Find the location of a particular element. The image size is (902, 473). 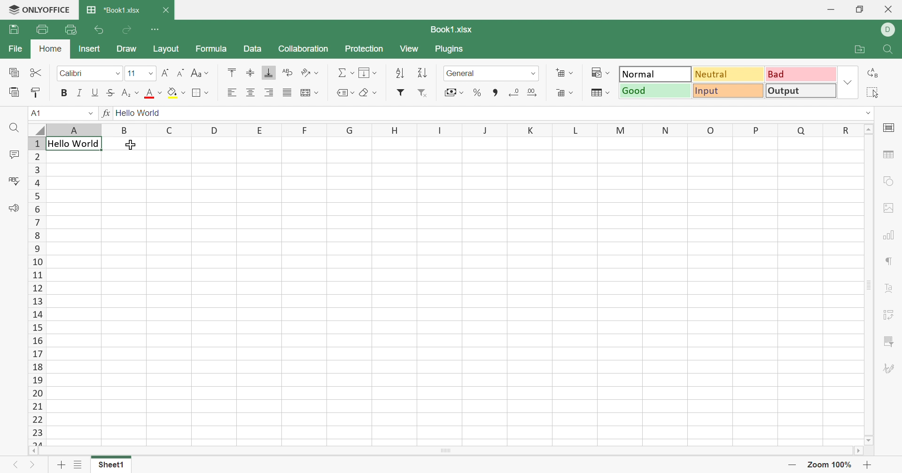

Table settings is located at coordinates (890, 156).